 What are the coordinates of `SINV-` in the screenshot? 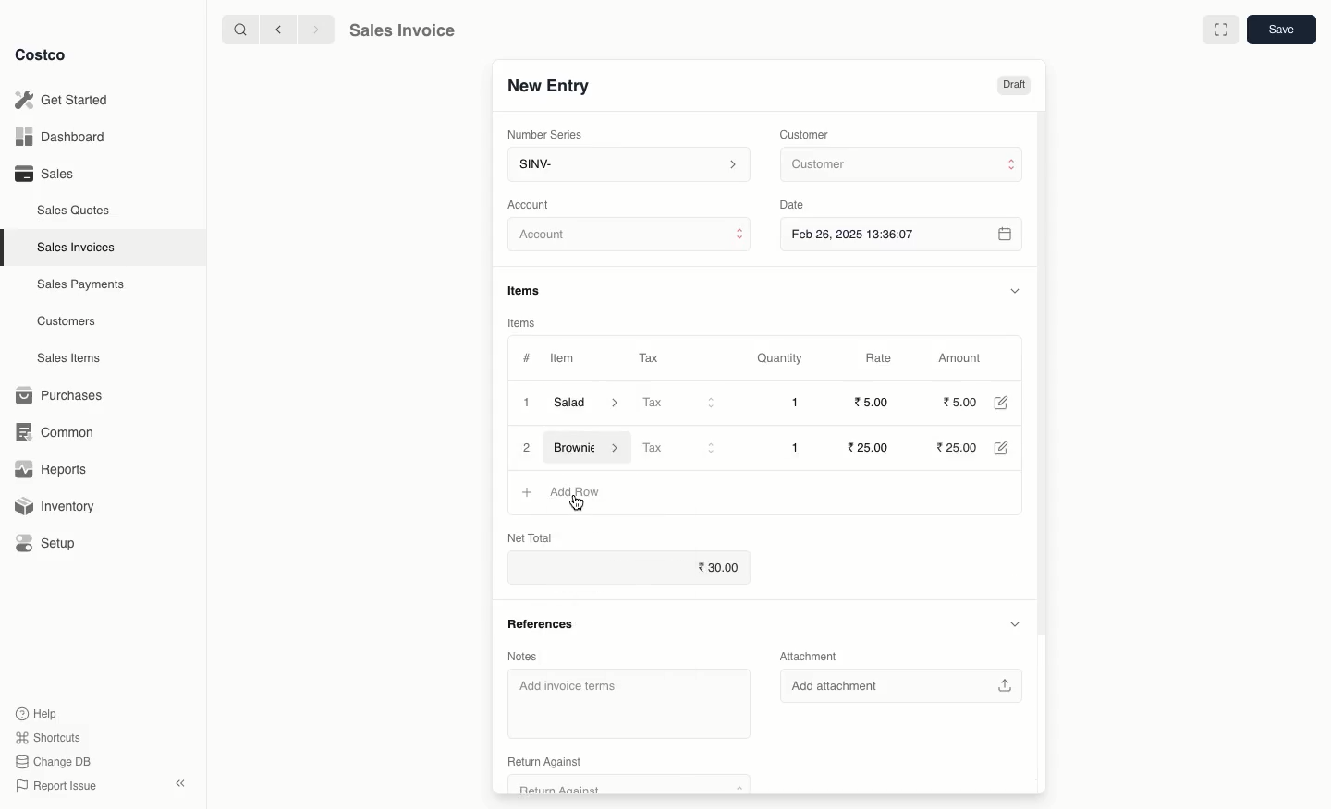 It's located at (628, 166).